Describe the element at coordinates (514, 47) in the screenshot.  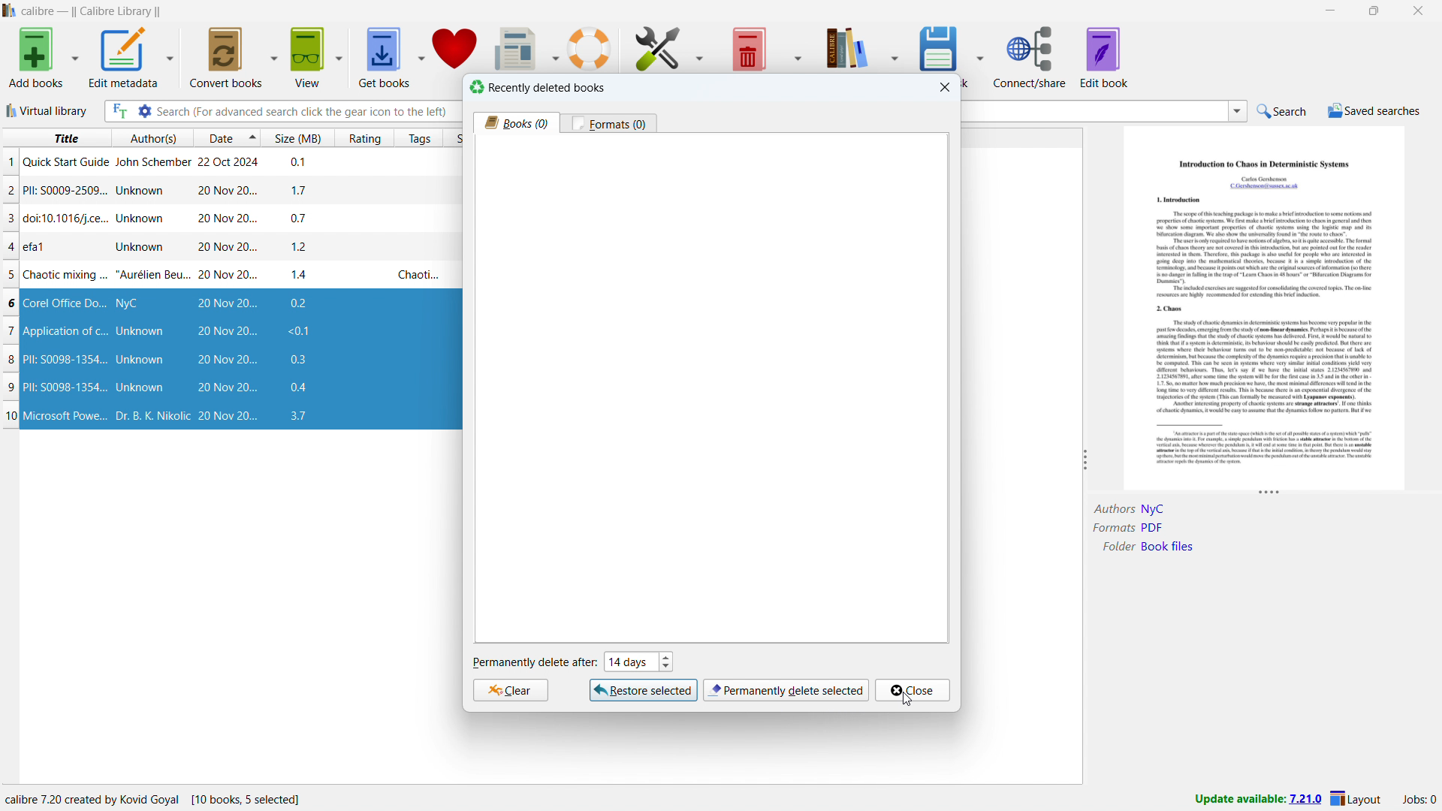
I see `fetch news` at that location.